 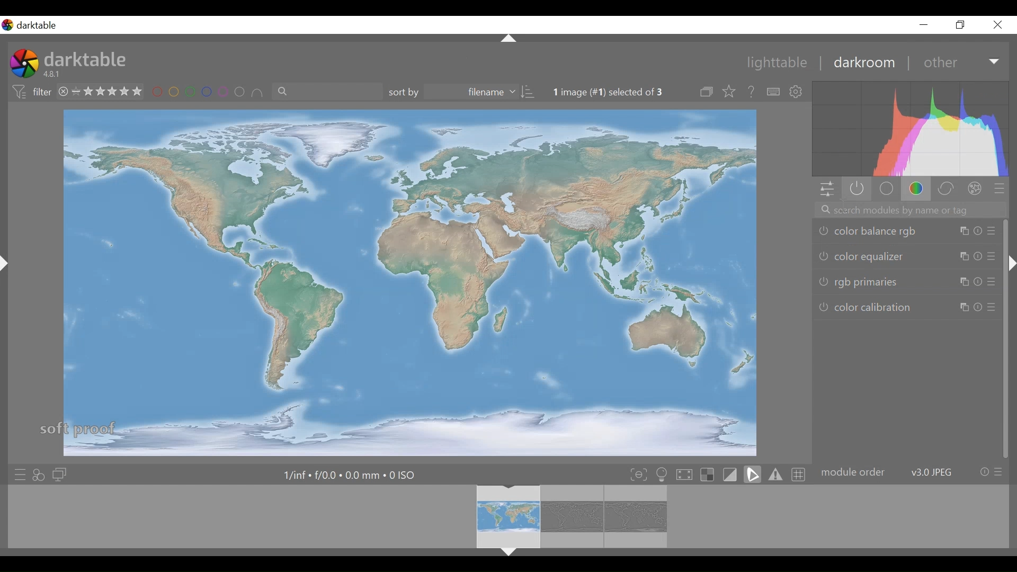 I want to click on image selected out of, so click(x=618, y=92).